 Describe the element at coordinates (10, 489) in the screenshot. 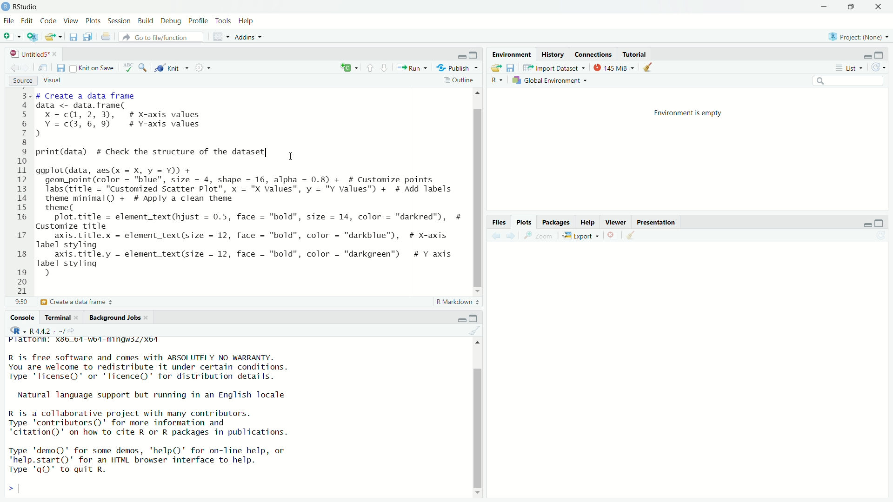

I see `> ` at that location.